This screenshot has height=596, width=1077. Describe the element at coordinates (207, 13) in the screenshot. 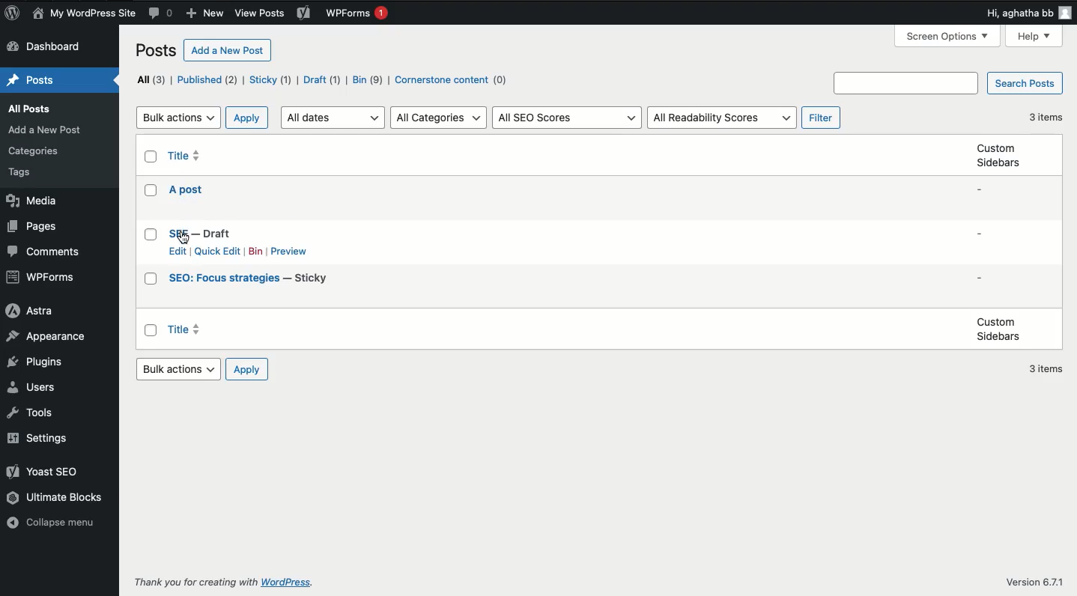

I see `New` at that location.